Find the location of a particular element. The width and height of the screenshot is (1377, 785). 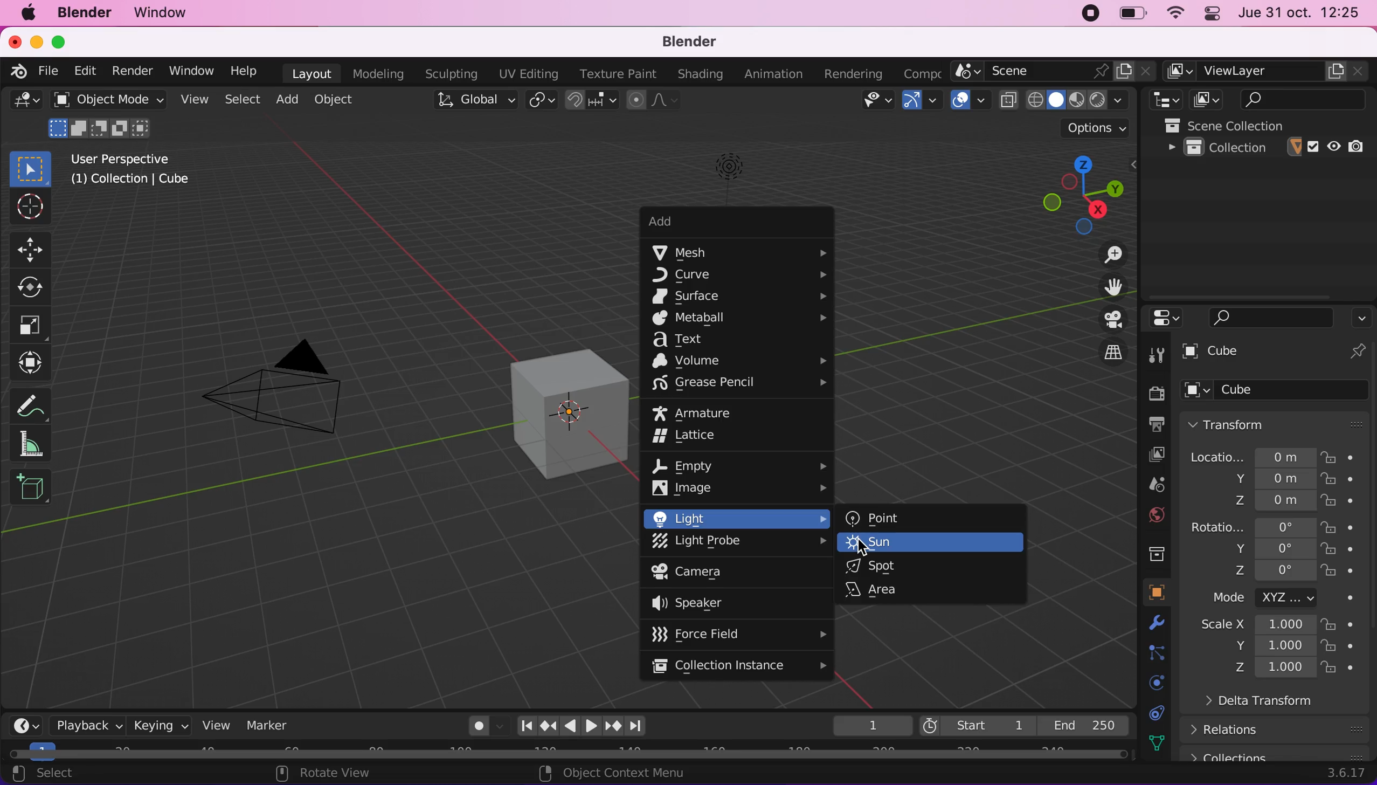

collection instance is located at coordinates (740, 666).